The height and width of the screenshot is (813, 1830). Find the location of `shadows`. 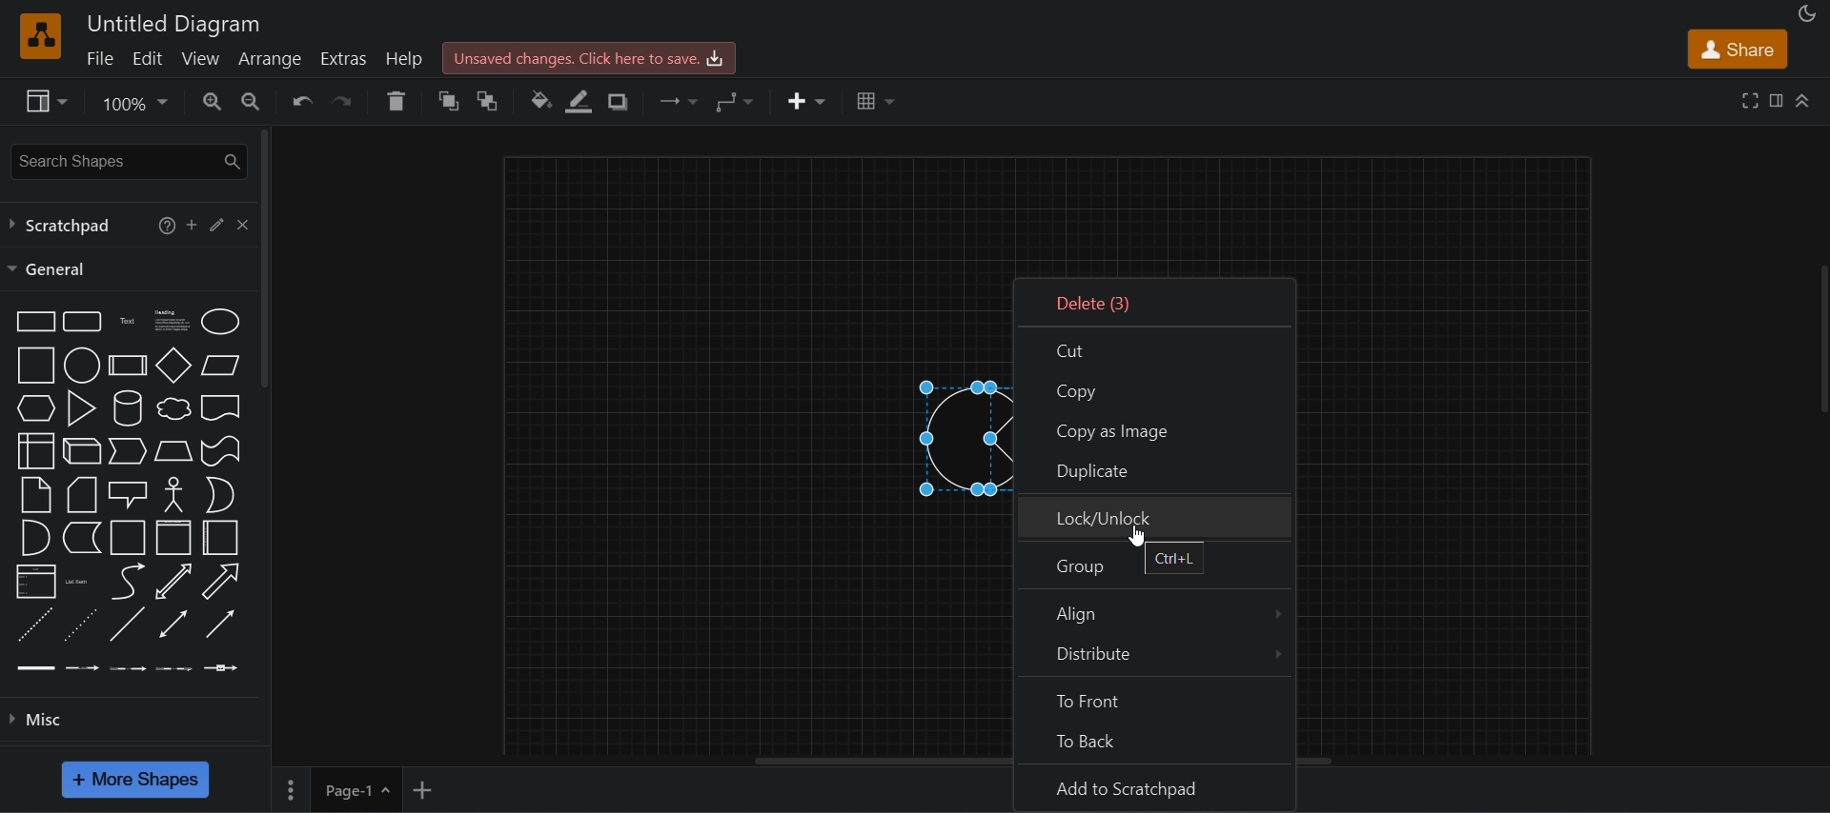

shadows is located at coordinates (616, 102).